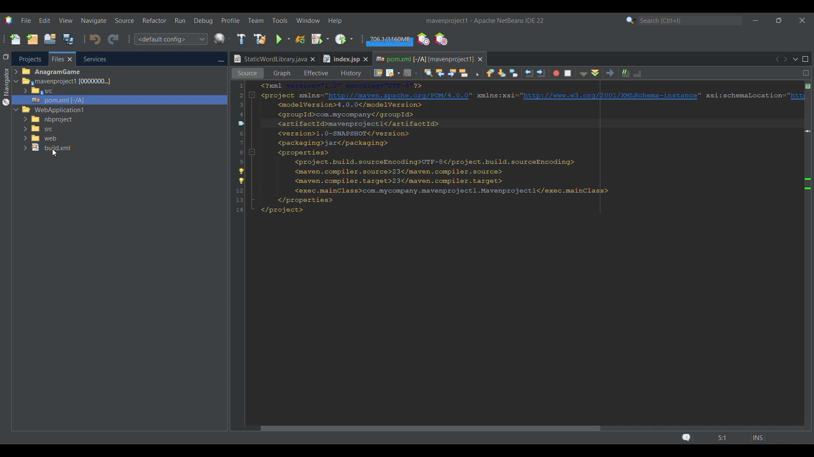 This screenshot has height=457, width=814. I want to click on Last edit, so click(378, 72).